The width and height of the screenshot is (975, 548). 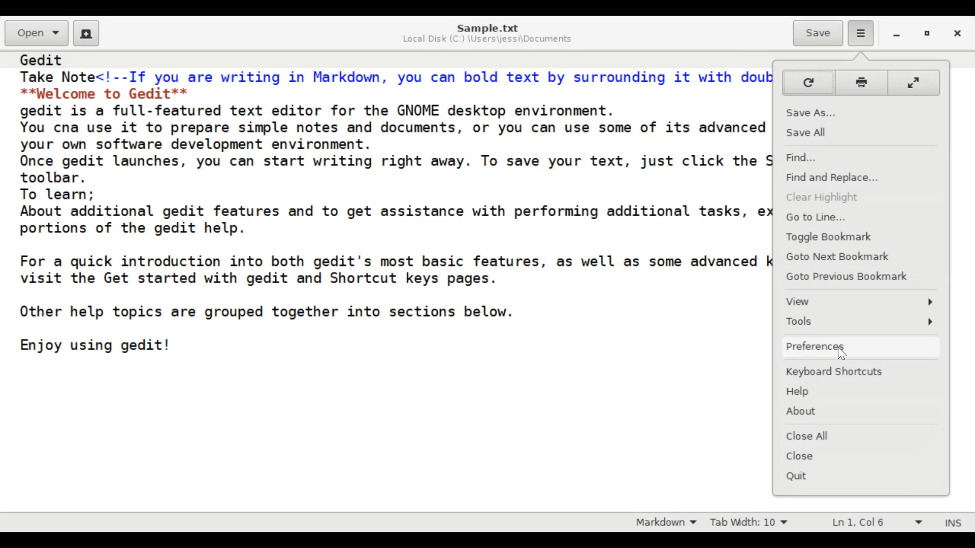 I want to click on Tab Width: 10, so click(x=754, y=522).